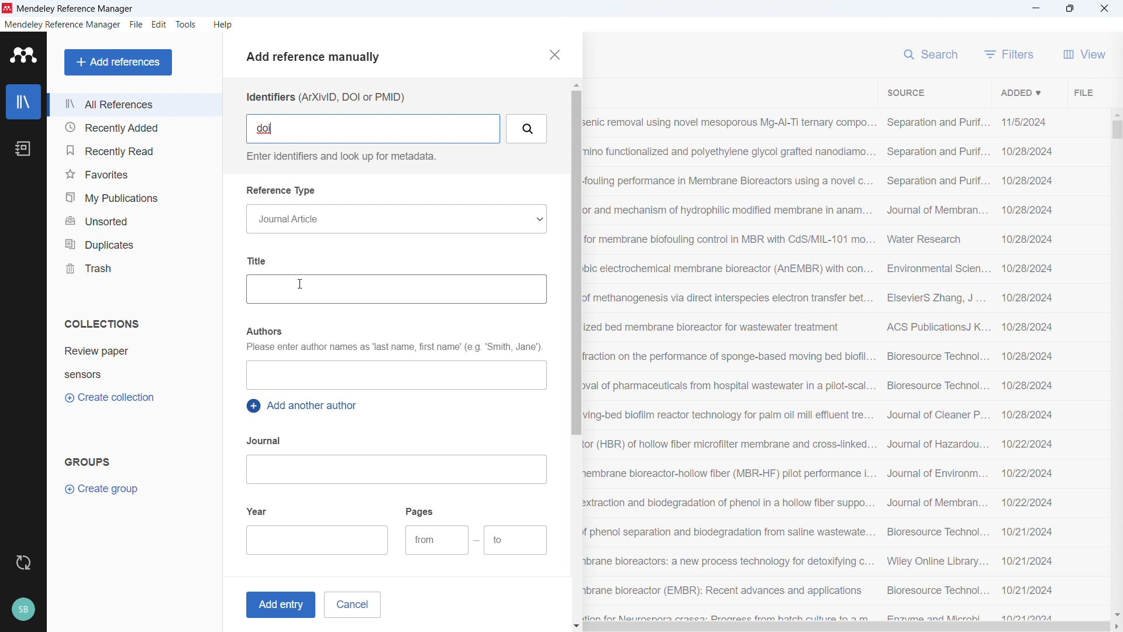 Image resolution: width=1123 pixels, height=632 pixels. What do you see at coordinates (23, 102) in the screenshot?
I see `Library ` at bounding box center [23, 102].